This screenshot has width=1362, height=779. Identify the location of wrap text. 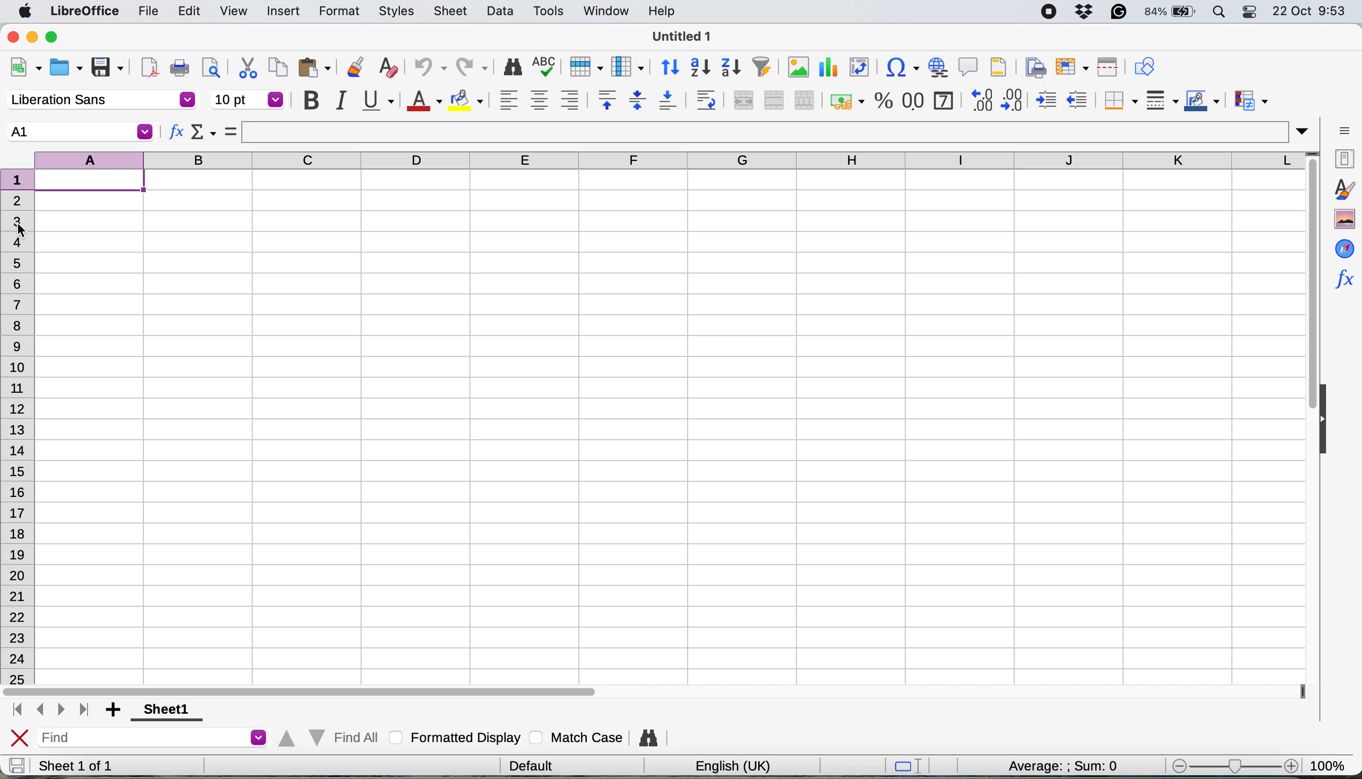
(706, 100).